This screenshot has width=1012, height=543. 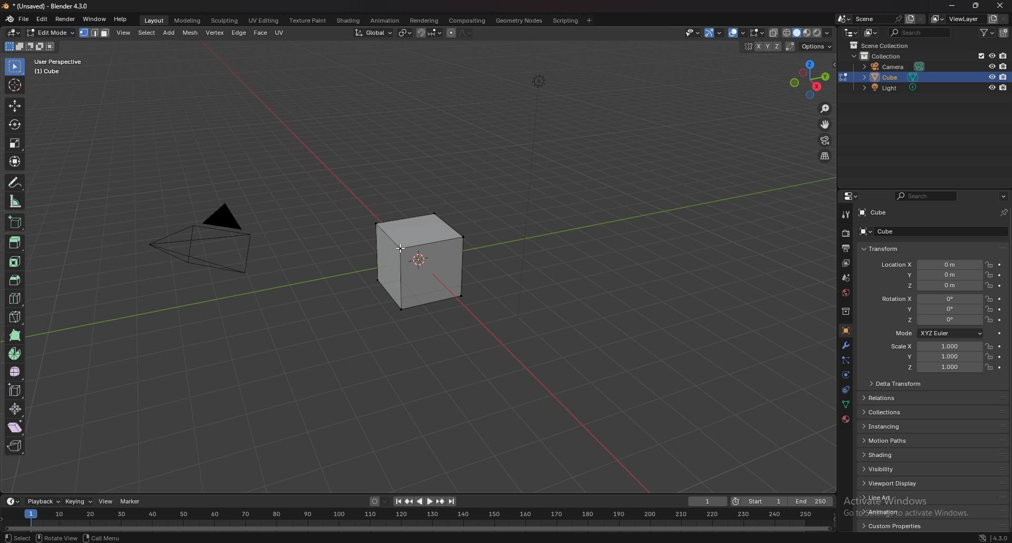 What do you see at coordinates (15, 391) in the screenshot?
I see `edge slide` at bounding box center [15, 391].